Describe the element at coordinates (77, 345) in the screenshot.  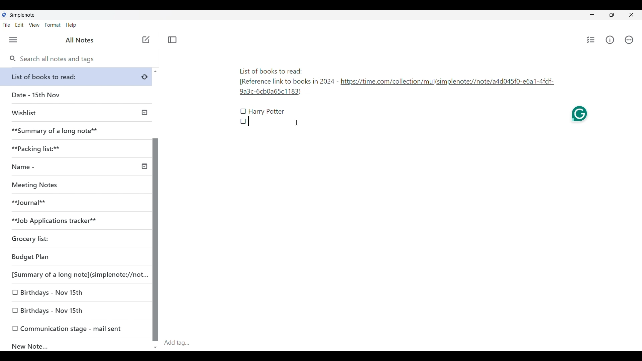
I see `New Note...` at that location.